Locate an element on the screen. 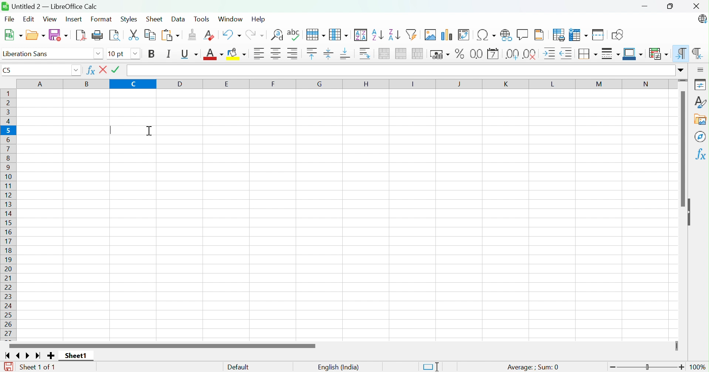 This screenshot has width=709, height=372. Print is located at coordinates (97, 35).